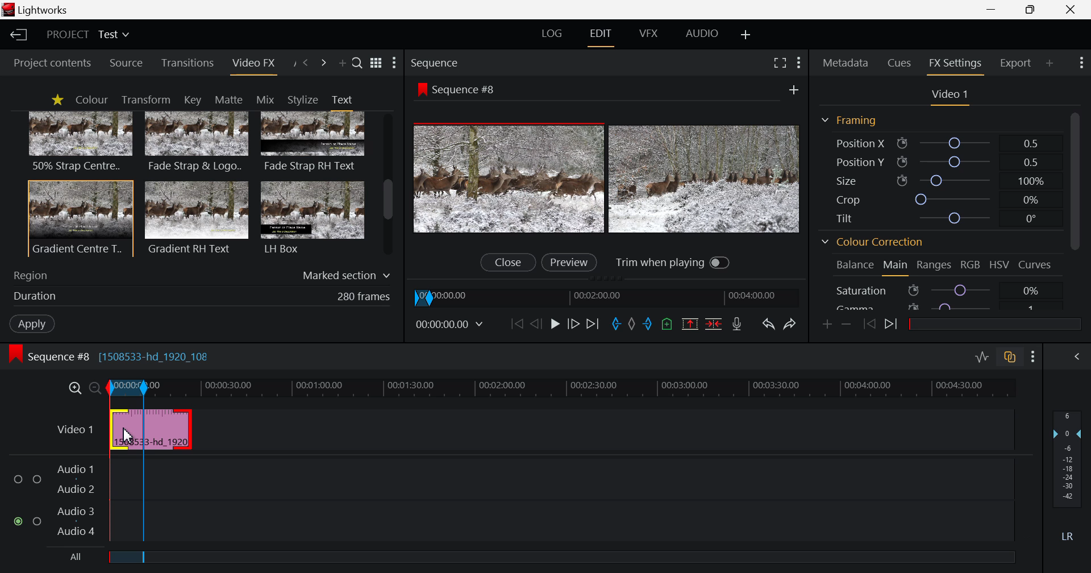 This screenshot has height=573, width=1091. I want to click on Settings, so click(1033, 358).